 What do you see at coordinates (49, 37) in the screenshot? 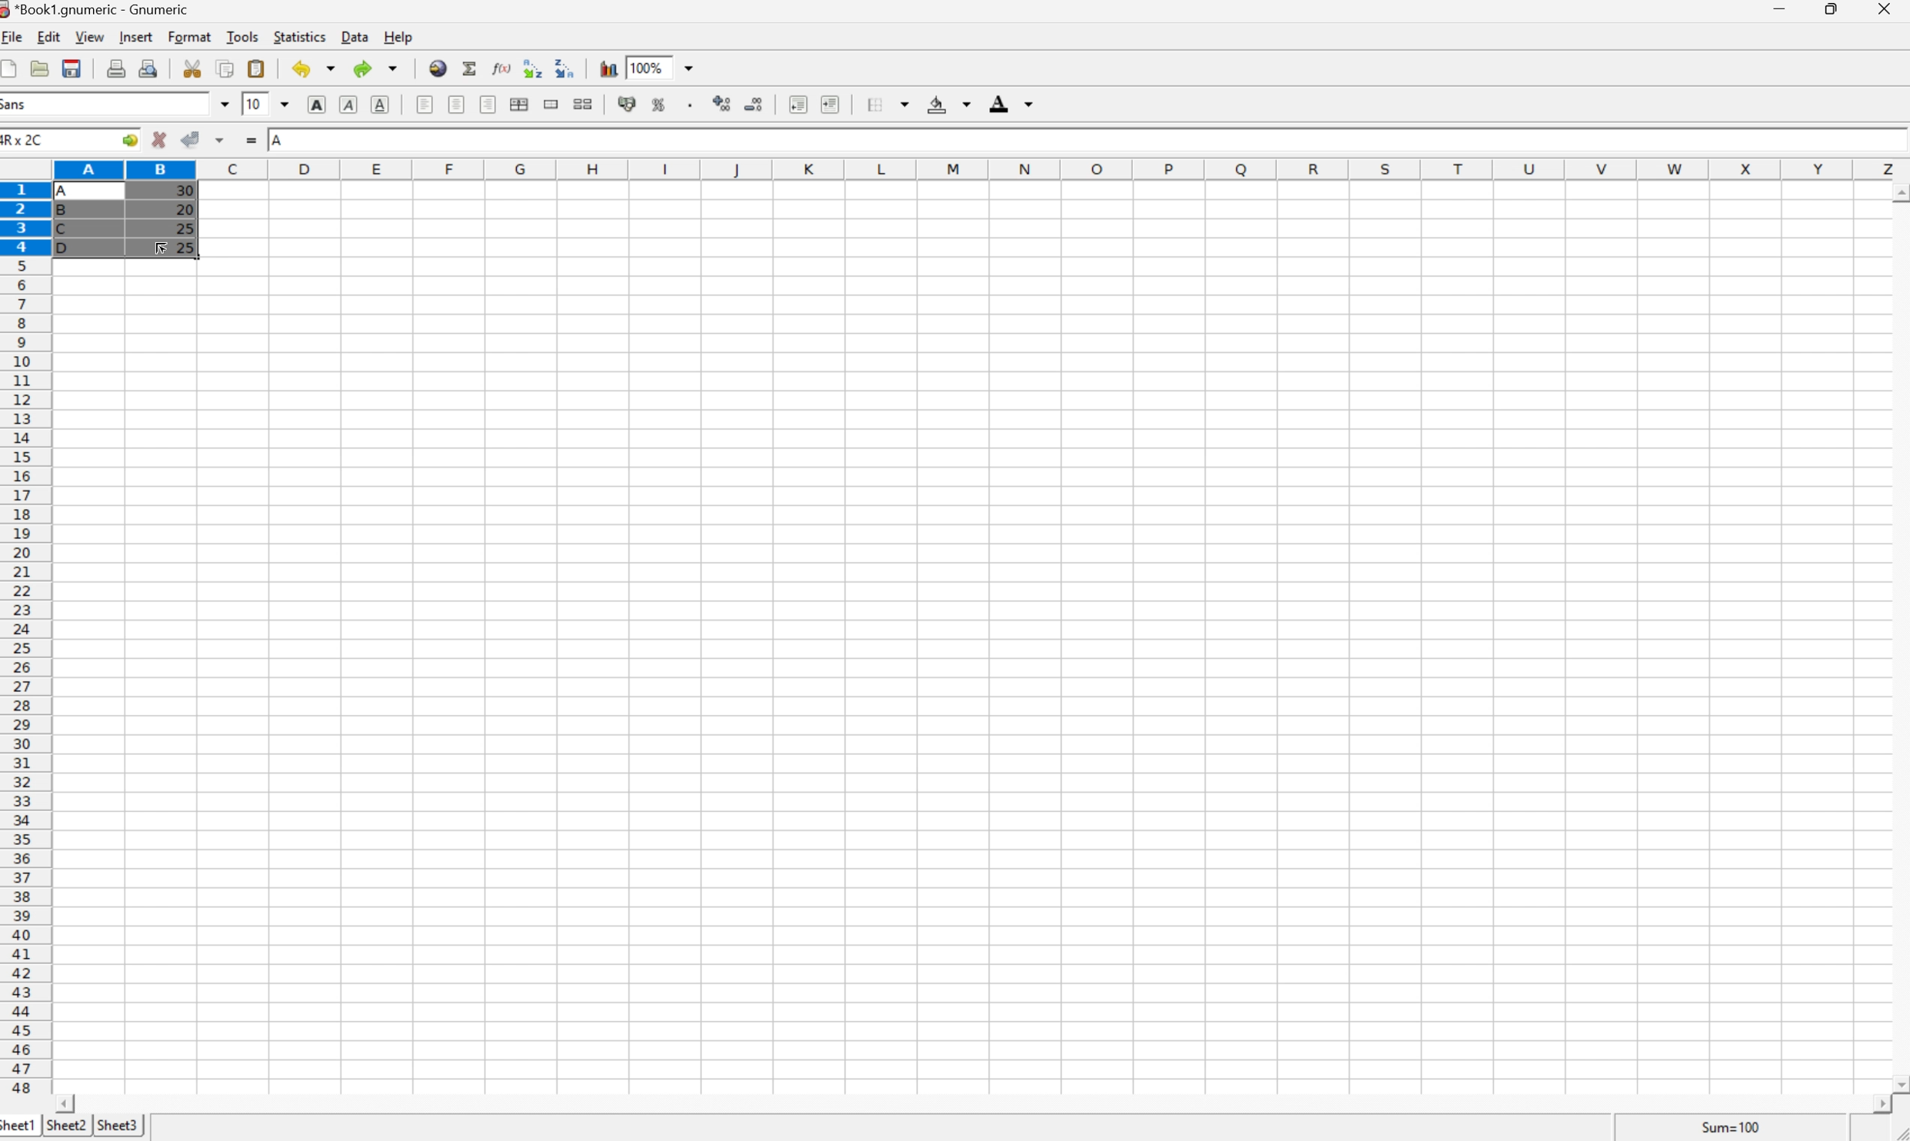
I see `Edit` at bounding box center [49, 37].